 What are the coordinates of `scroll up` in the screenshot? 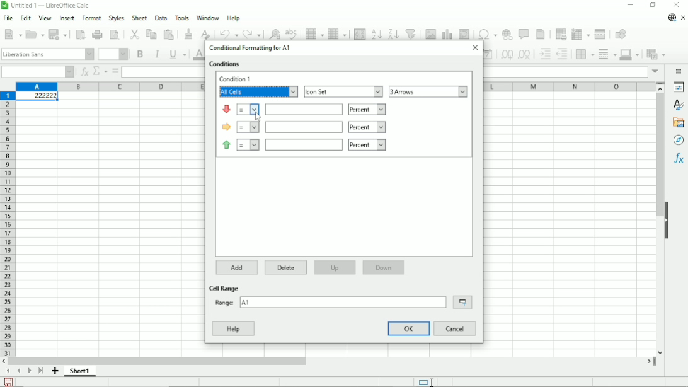 It's located at (661, 88).